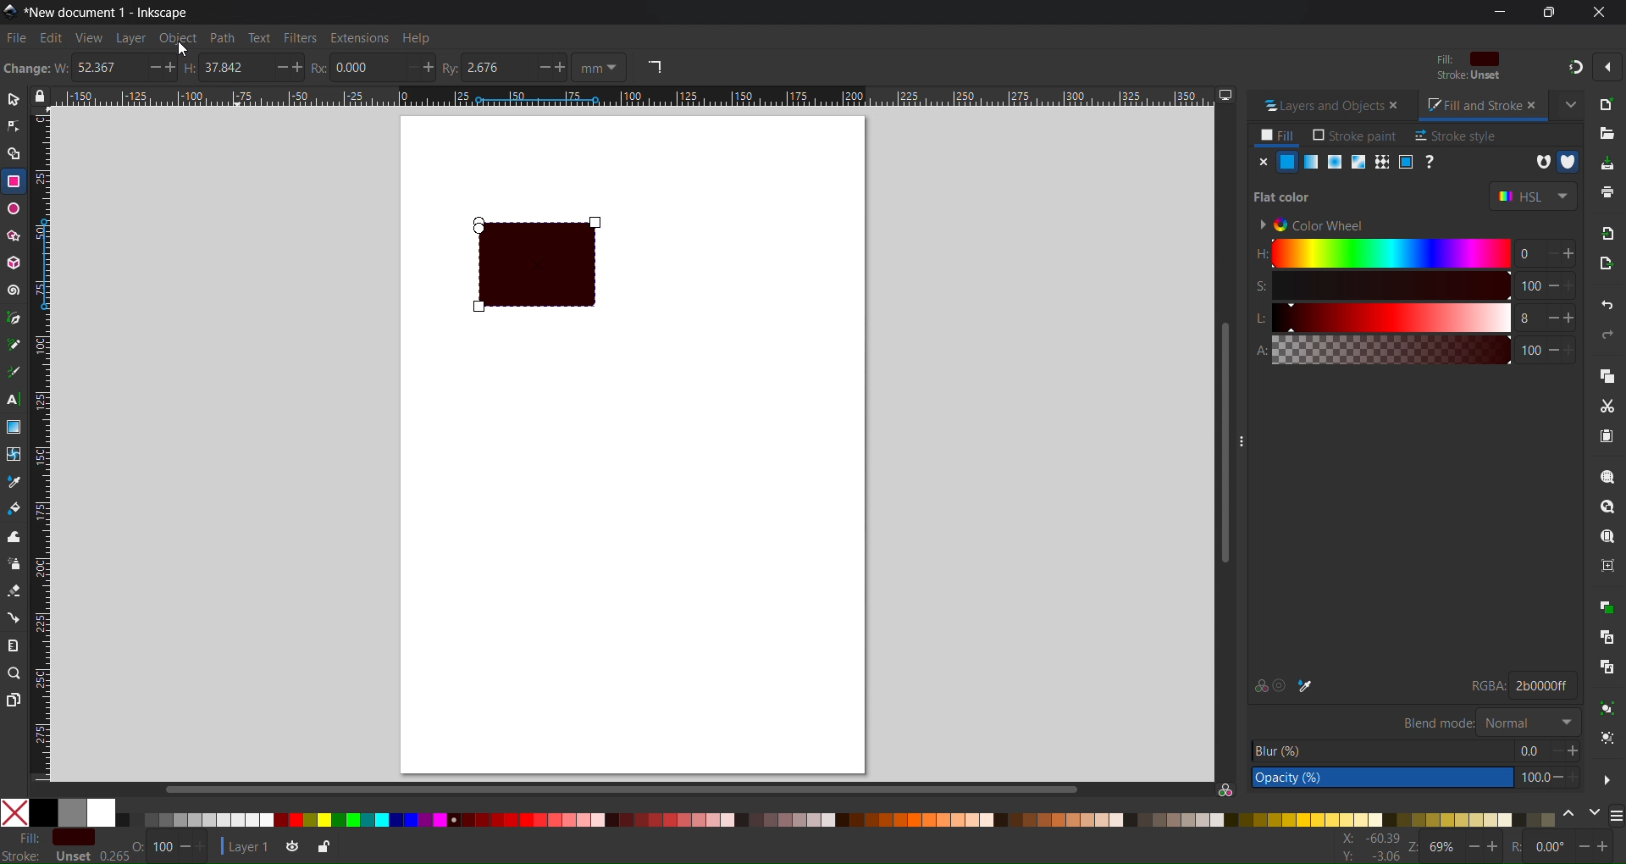 The height and width of the screenshot is (864, 1626). Describe the element at coordinates (1574, 348) in the screenshot. I see `increase alpha` at that location.